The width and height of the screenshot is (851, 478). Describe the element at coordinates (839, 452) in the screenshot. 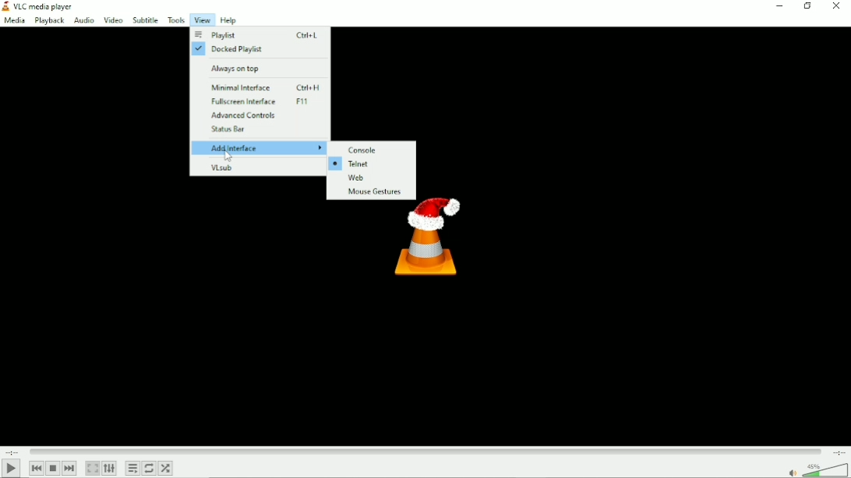

I see `Total duration` at that location.